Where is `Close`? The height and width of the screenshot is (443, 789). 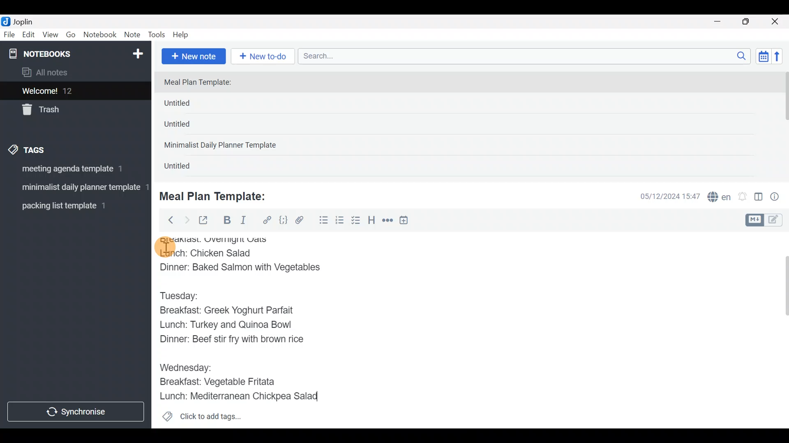
Close is located at coordinates (776, 22).